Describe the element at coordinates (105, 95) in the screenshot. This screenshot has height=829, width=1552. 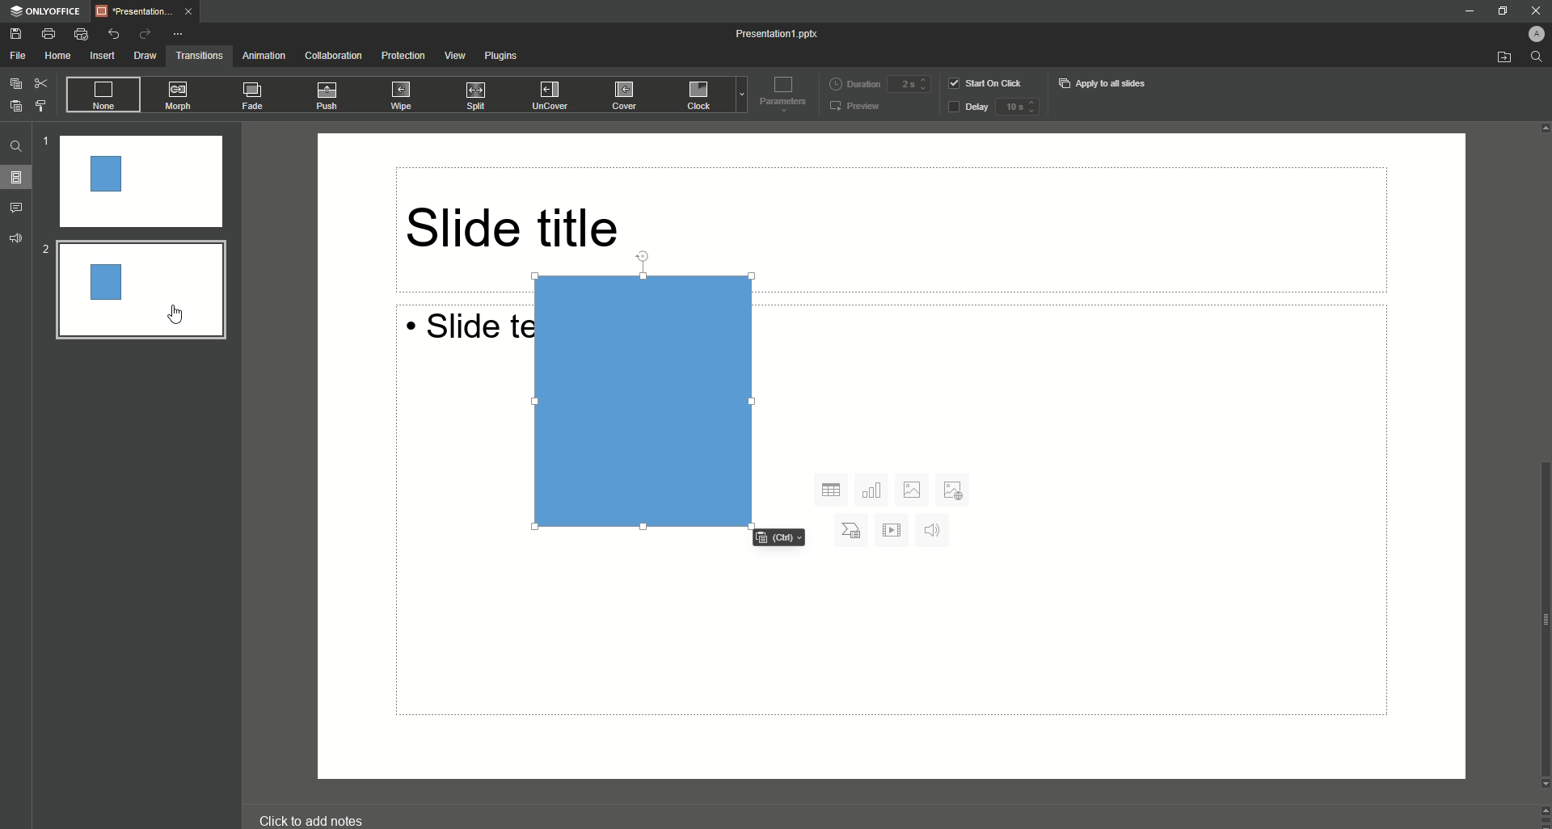
I see `None` at that location.